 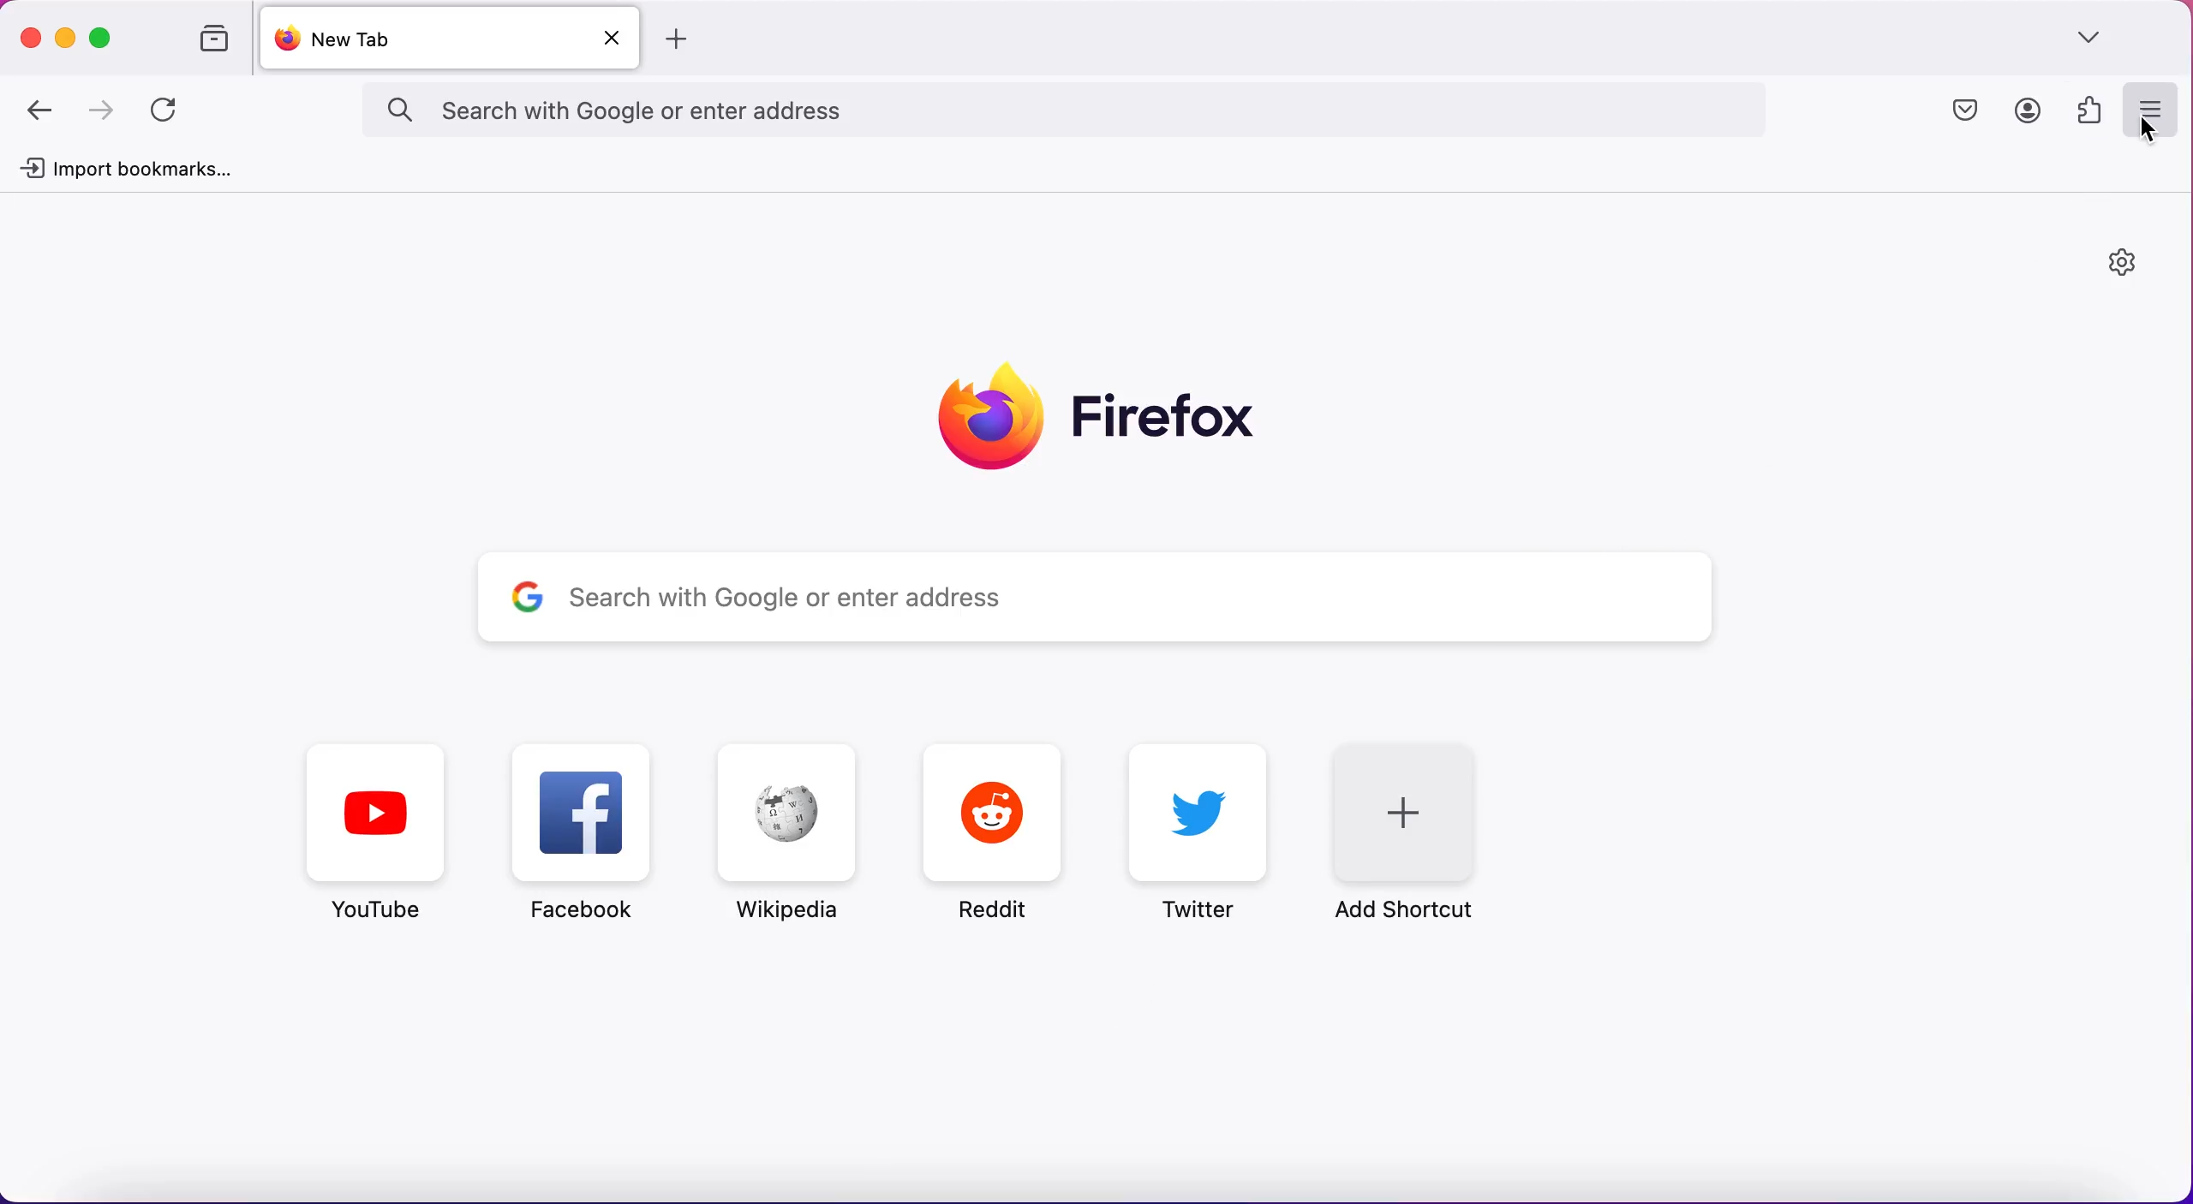 What do you see at coordinates (418, 39) in the screenshot?
I see `new tab` at bounding box center [418, 39].